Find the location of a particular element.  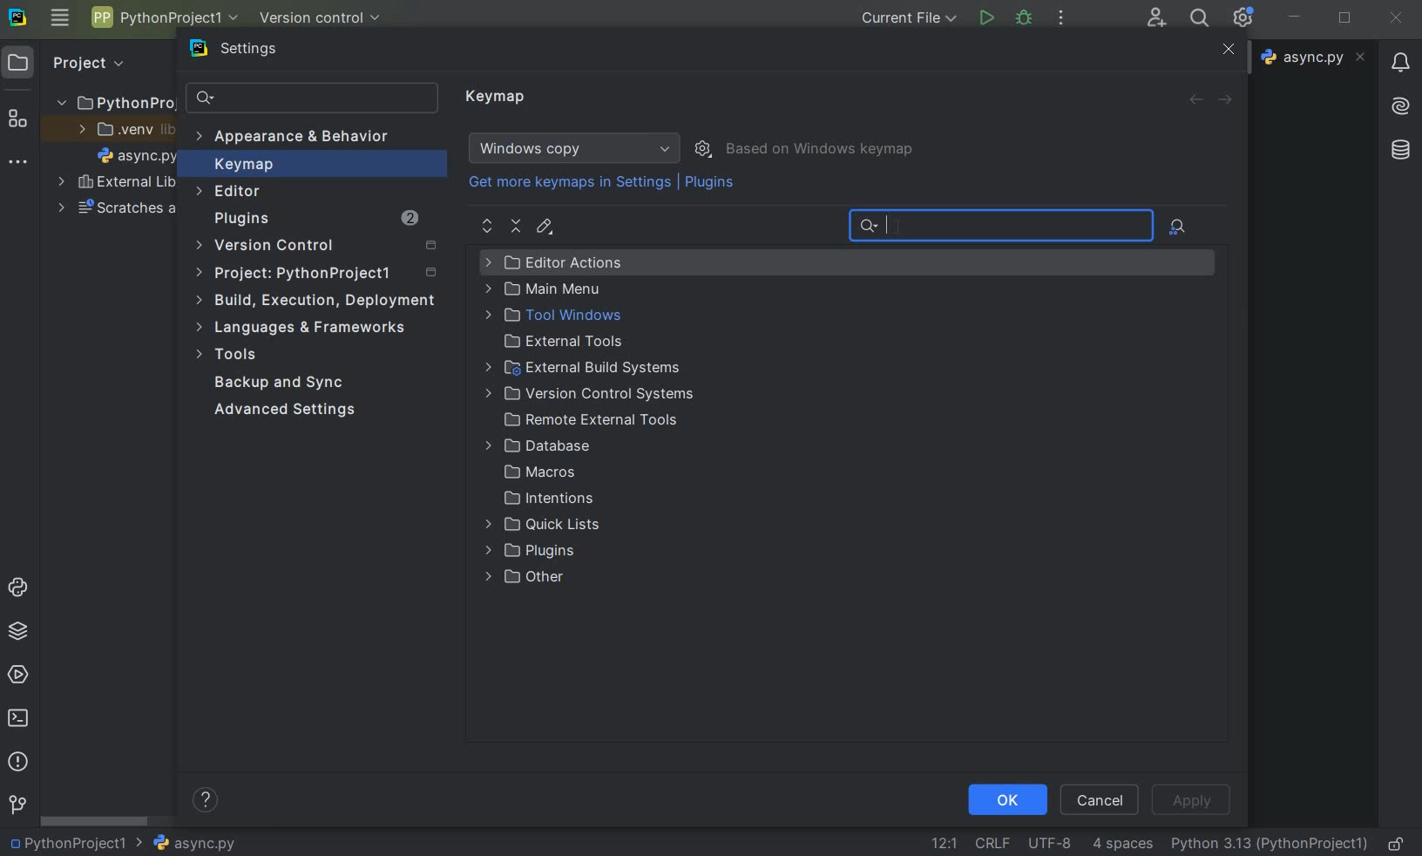

services is located at coordinates (20, 674).